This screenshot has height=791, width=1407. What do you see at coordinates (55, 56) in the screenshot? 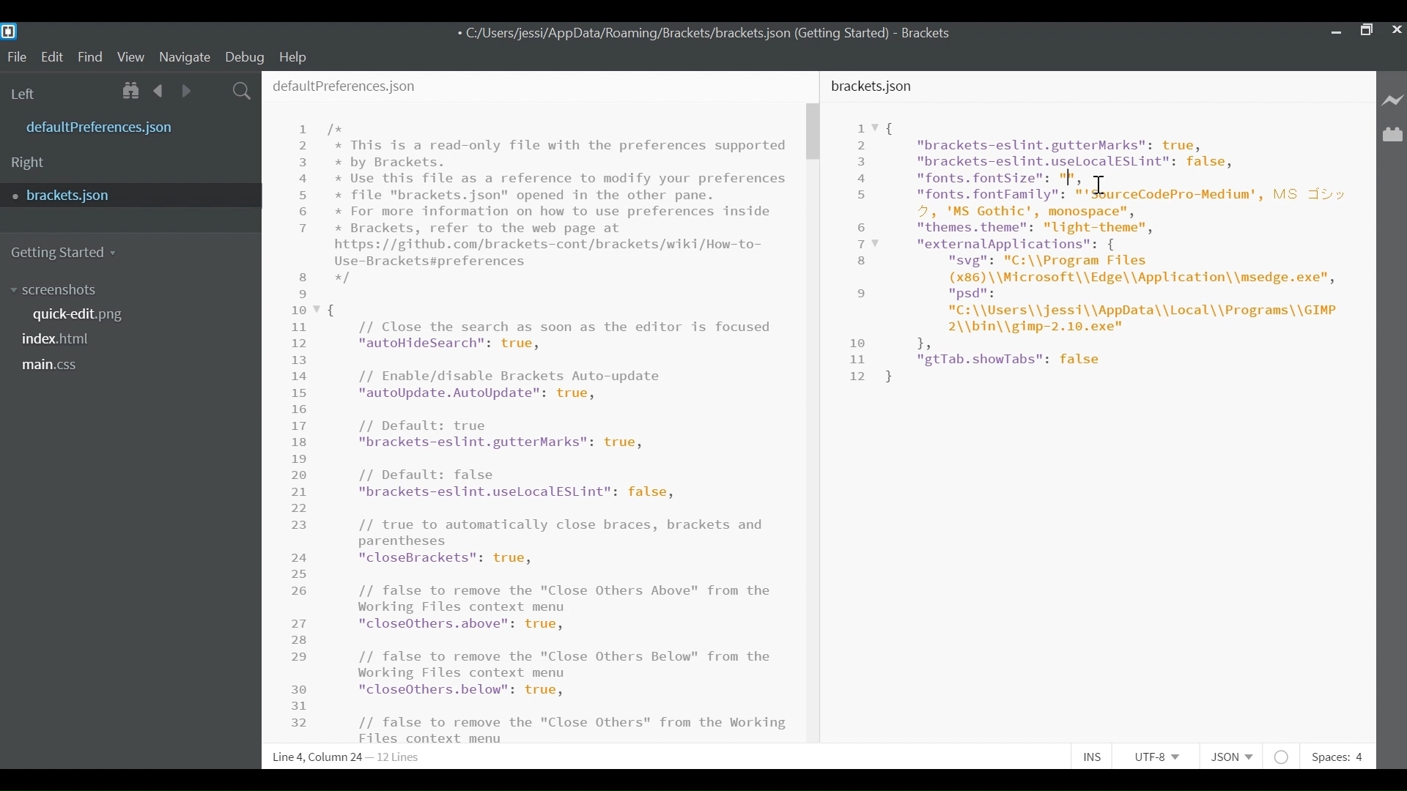
I see `Edit` at bounding box center [55, 56].